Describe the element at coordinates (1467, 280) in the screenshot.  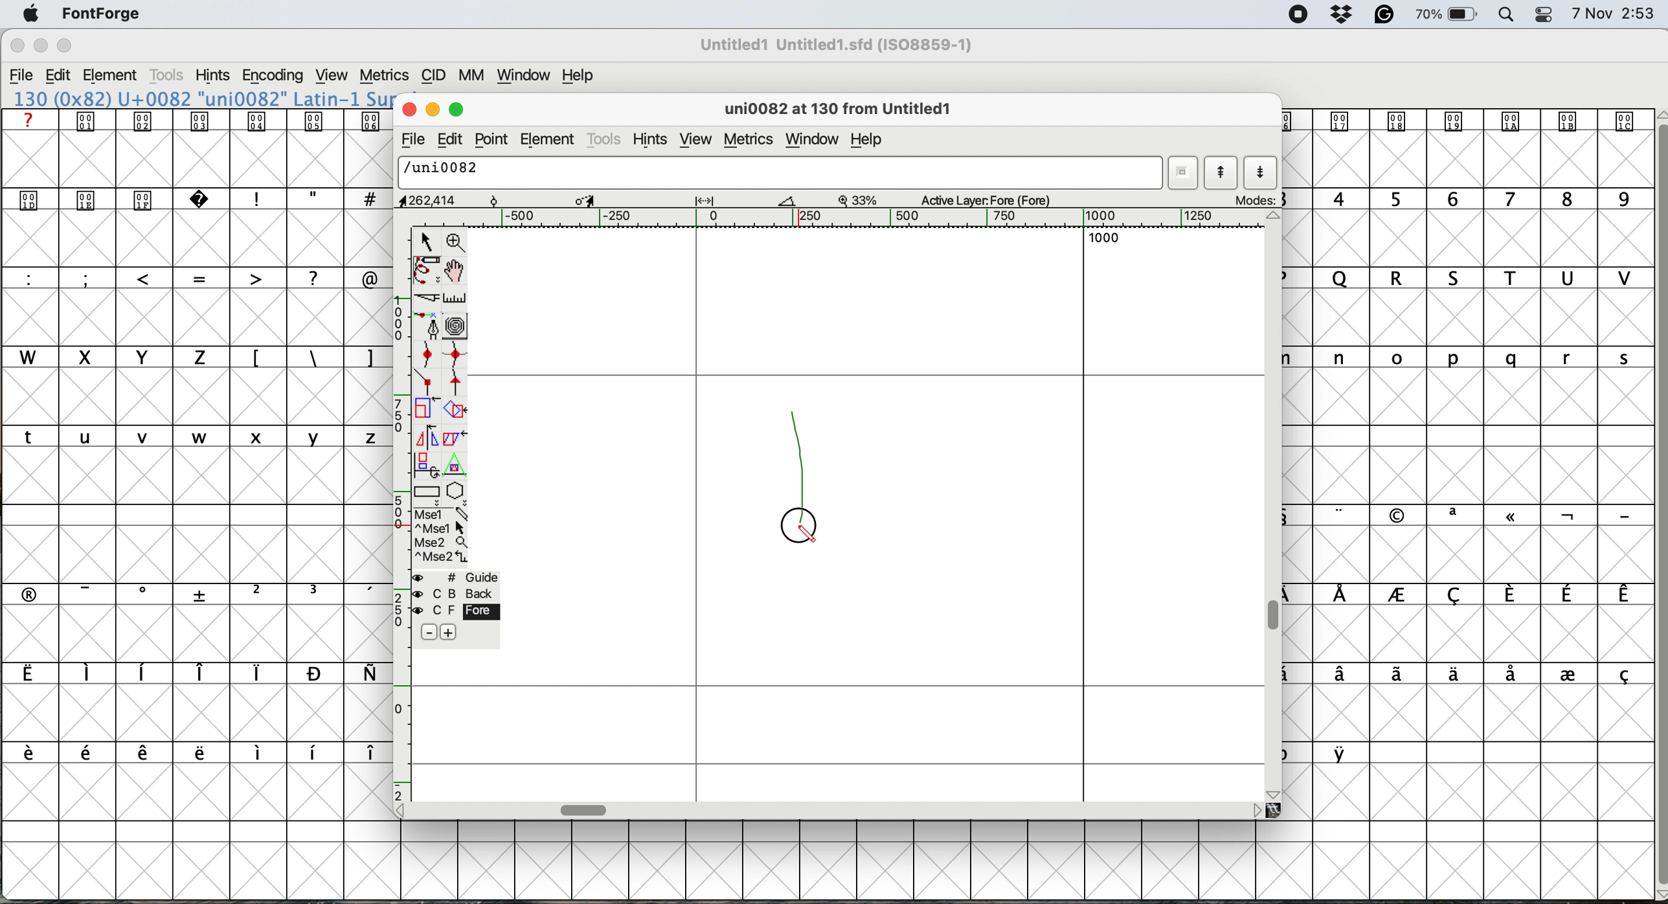
I see `uppercase letters` at that location.